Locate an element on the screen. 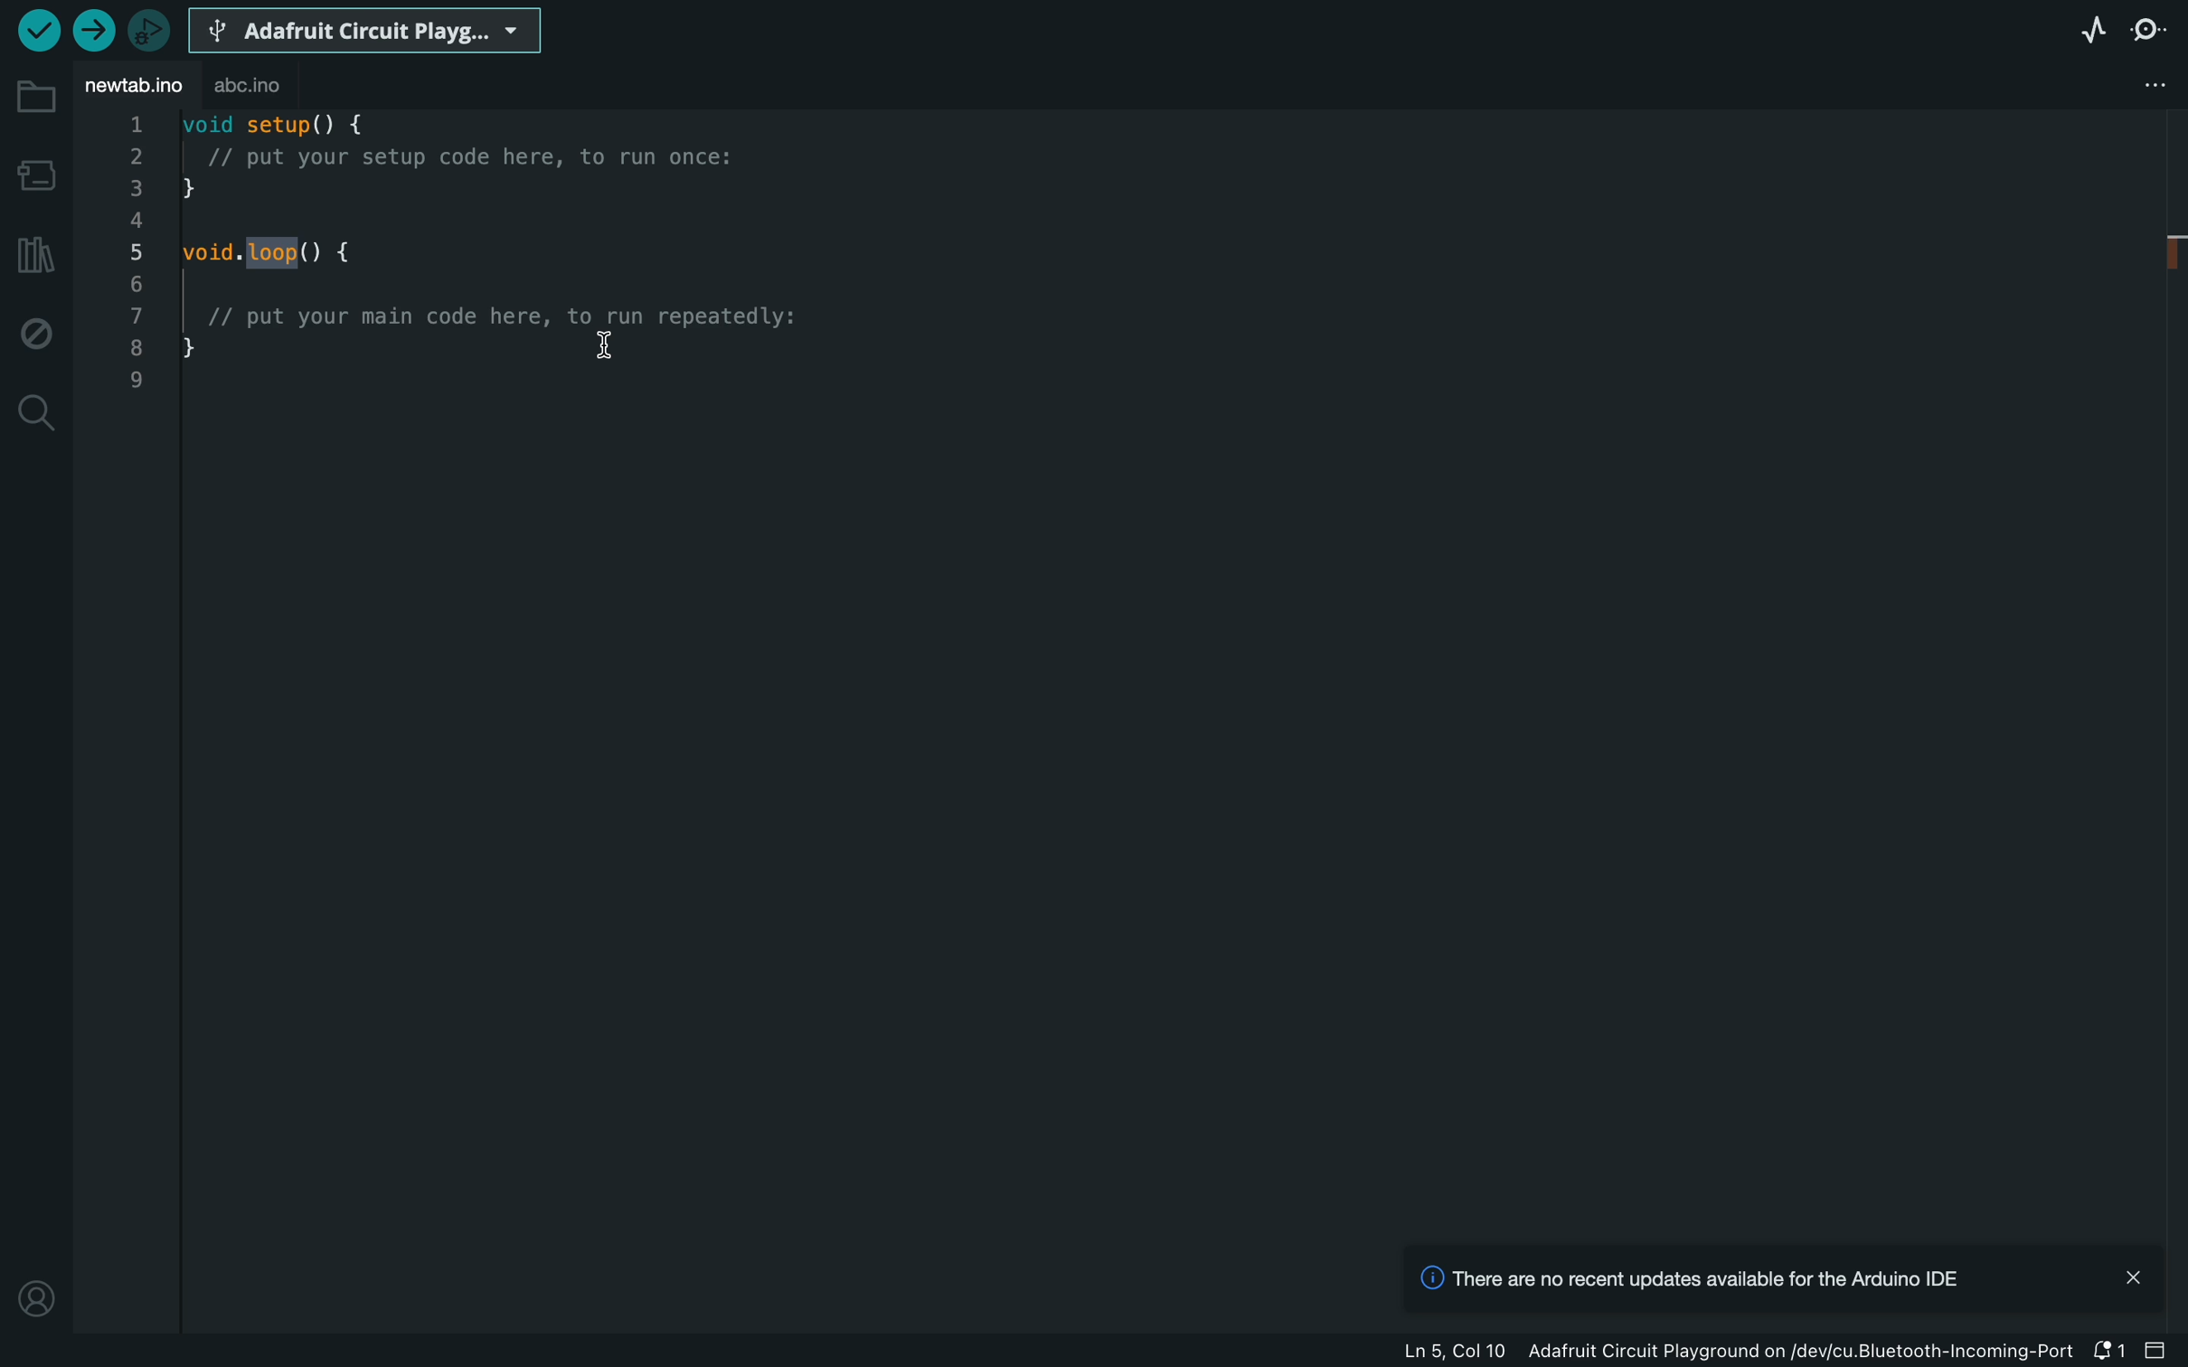 Image resolution: width=2188 pixels, height=1367 pixels. newtab.ino is located at coordinates (135, 89).